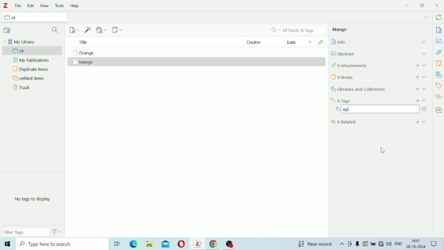  Describe the element at coordinates (379, 89) in the screenshot. I see `Libraries and Collections` at that location.